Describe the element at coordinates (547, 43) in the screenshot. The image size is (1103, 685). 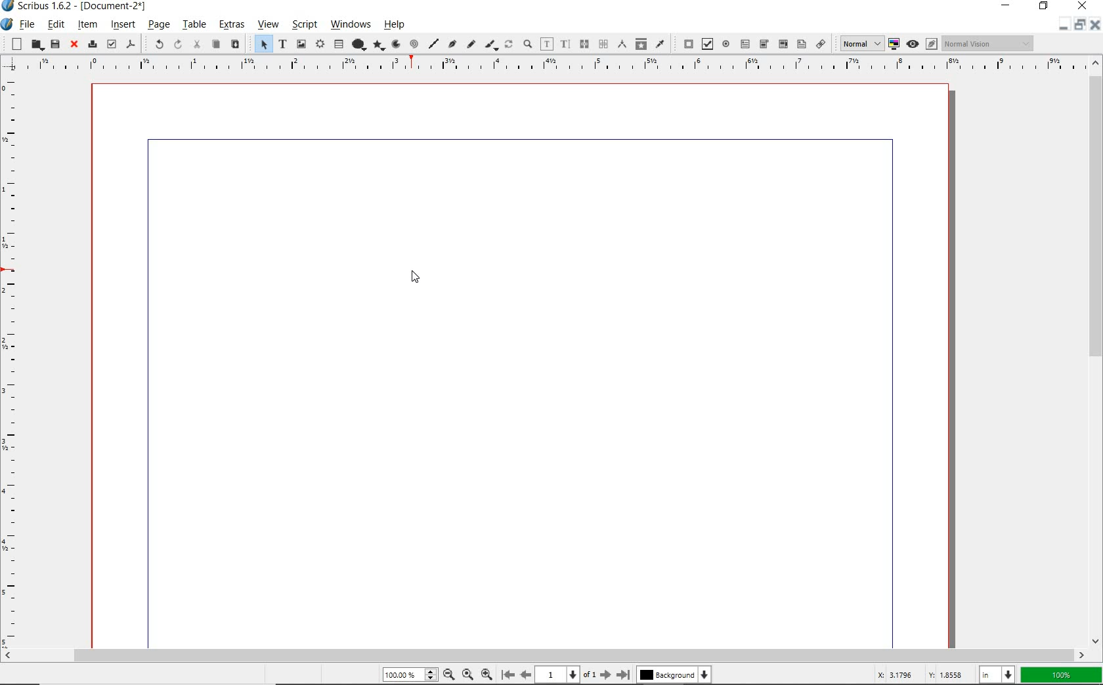
I see `edit contents of frame` at that location.